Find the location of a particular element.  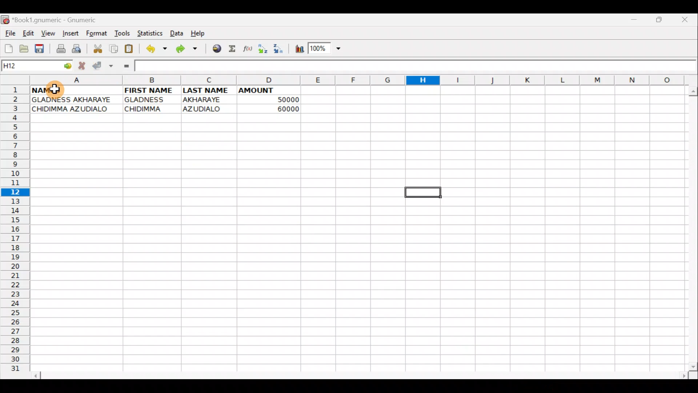

CHIDIMMA is located at coordinates (150, 109).